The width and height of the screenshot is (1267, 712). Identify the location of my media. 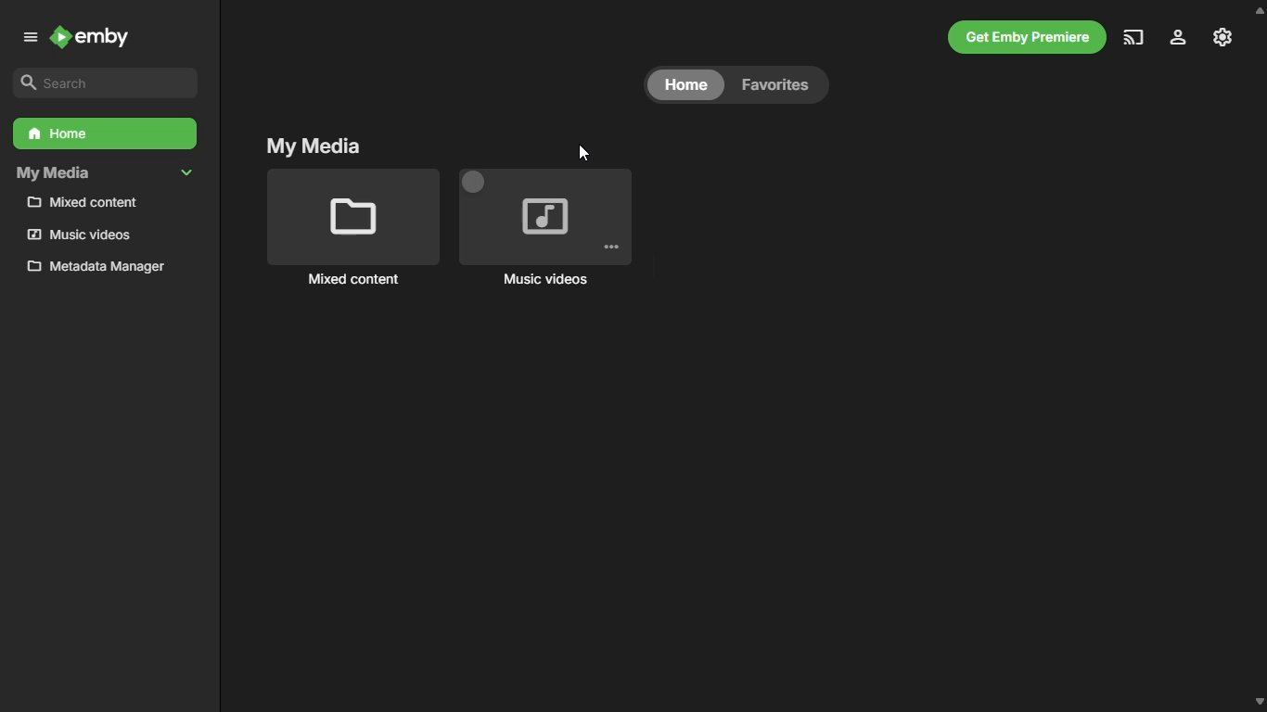
(314, 144).